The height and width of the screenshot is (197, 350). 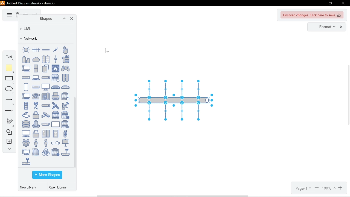 I want to click on format, so click(x=325, y=27).